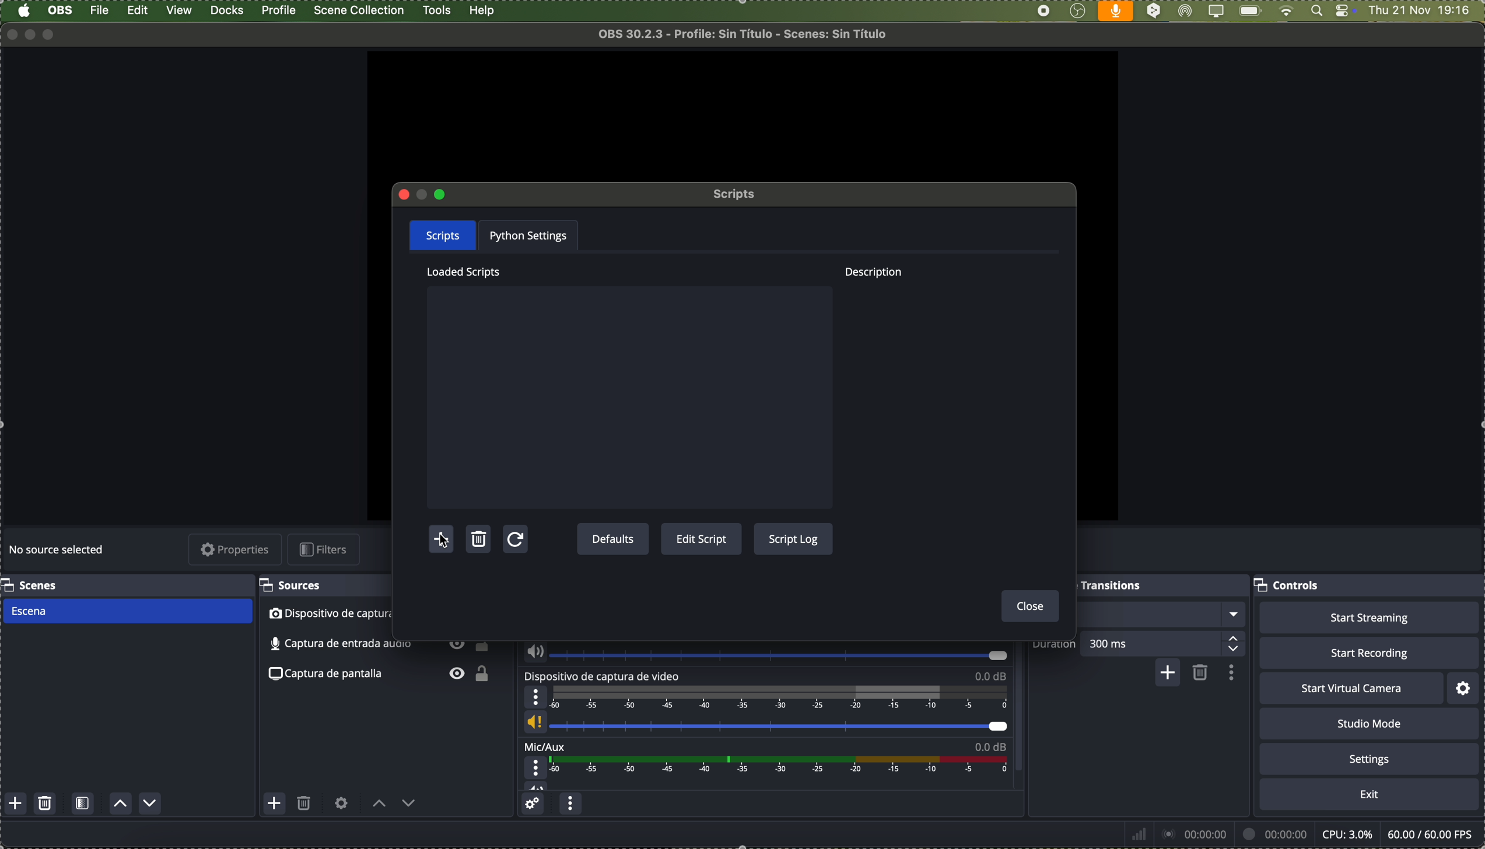 This screenshot has height=849, width=1485. I want to click on audio mixer menu, so click(570, 805).